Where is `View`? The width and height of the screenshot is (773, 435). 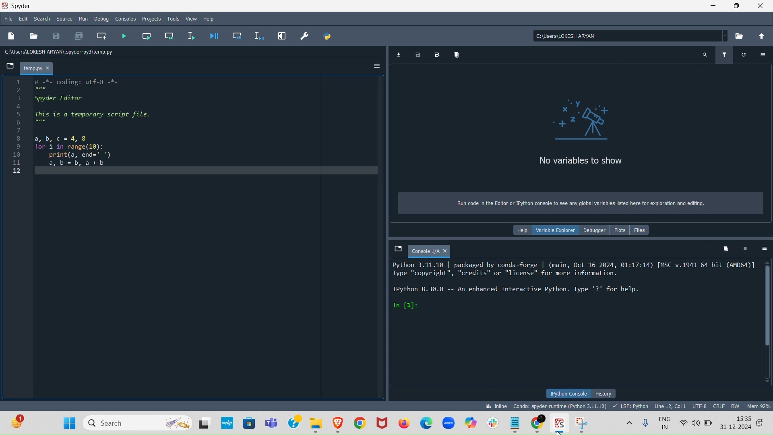 View is located at coordinates (193, 18).